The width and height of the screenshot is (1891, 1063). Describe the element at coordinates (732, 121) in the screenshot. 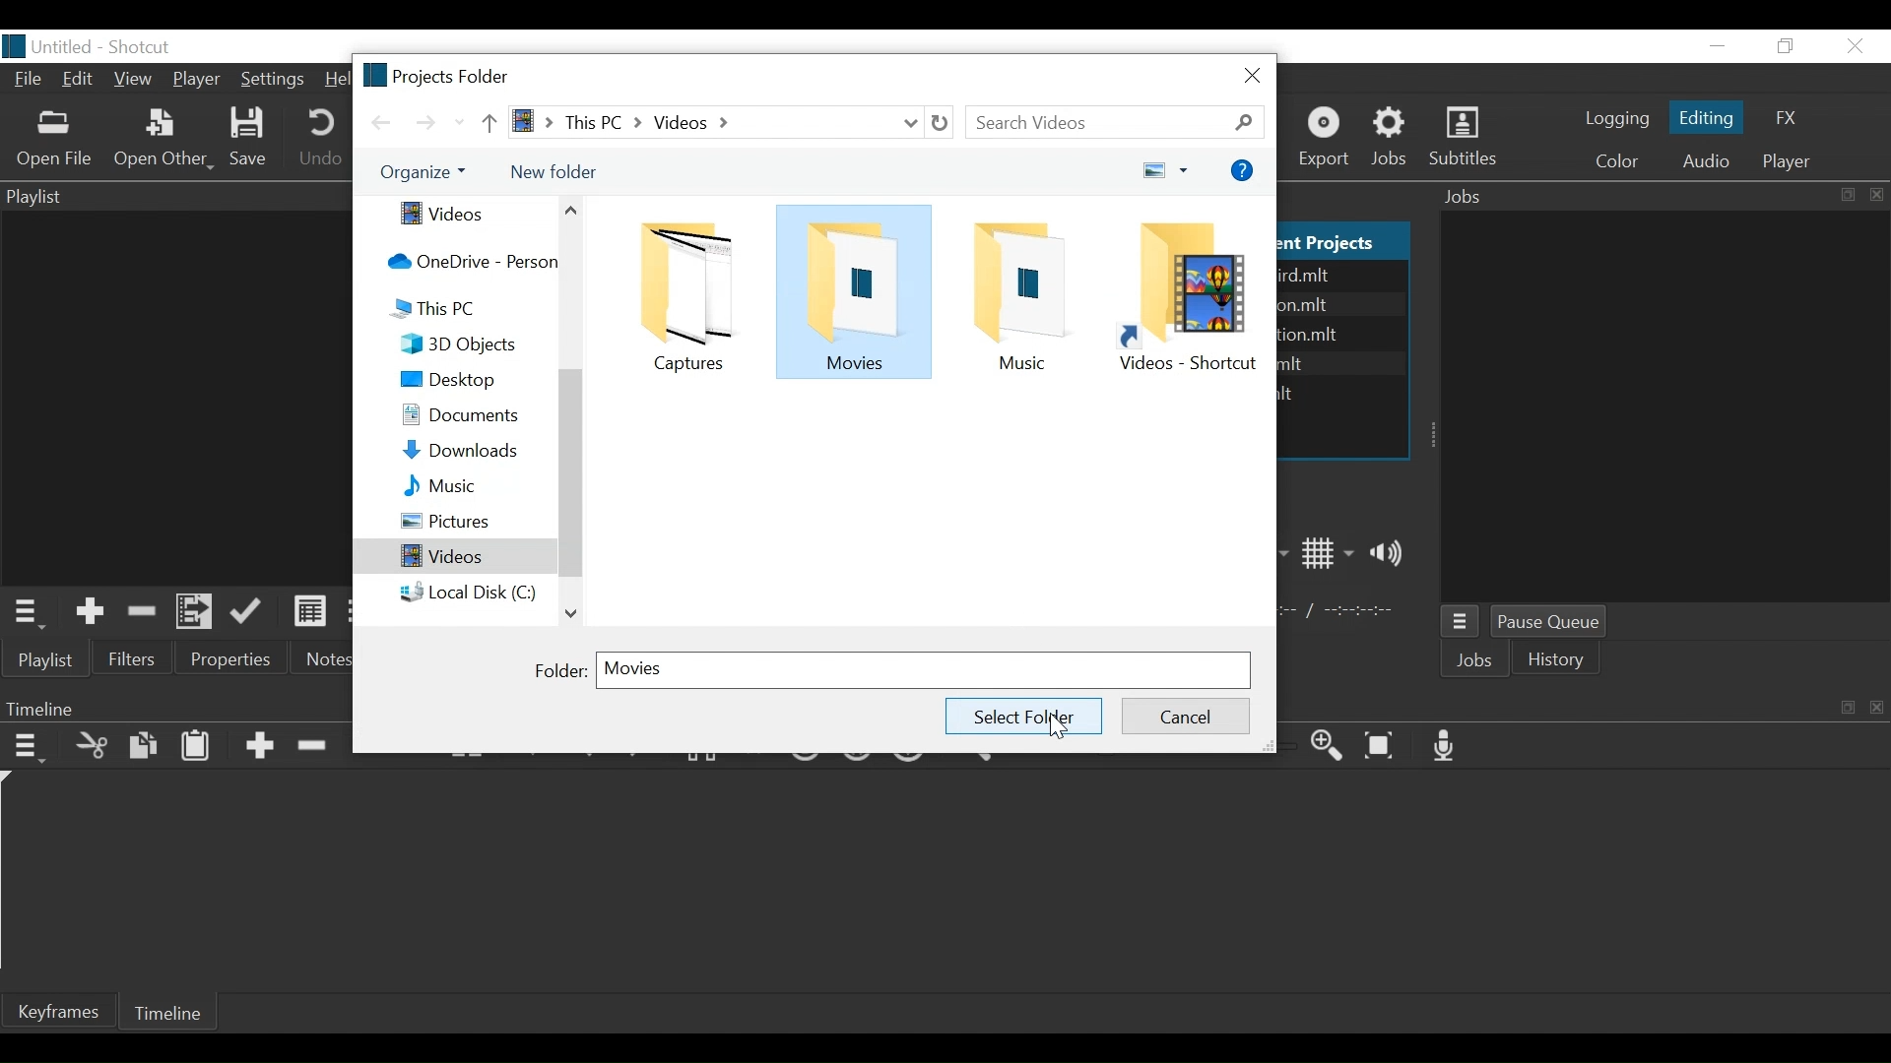

I see `File path` at that location.